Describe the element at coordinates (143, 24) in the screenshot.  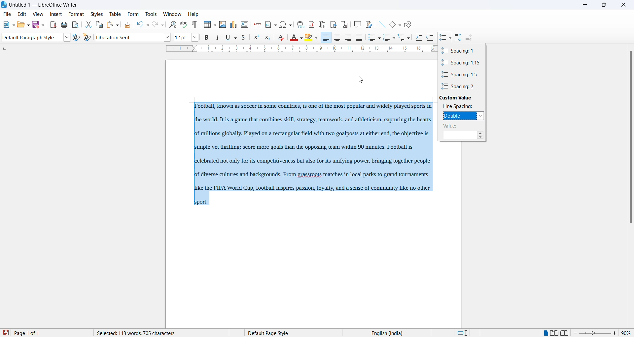
I see `undo` at that location.